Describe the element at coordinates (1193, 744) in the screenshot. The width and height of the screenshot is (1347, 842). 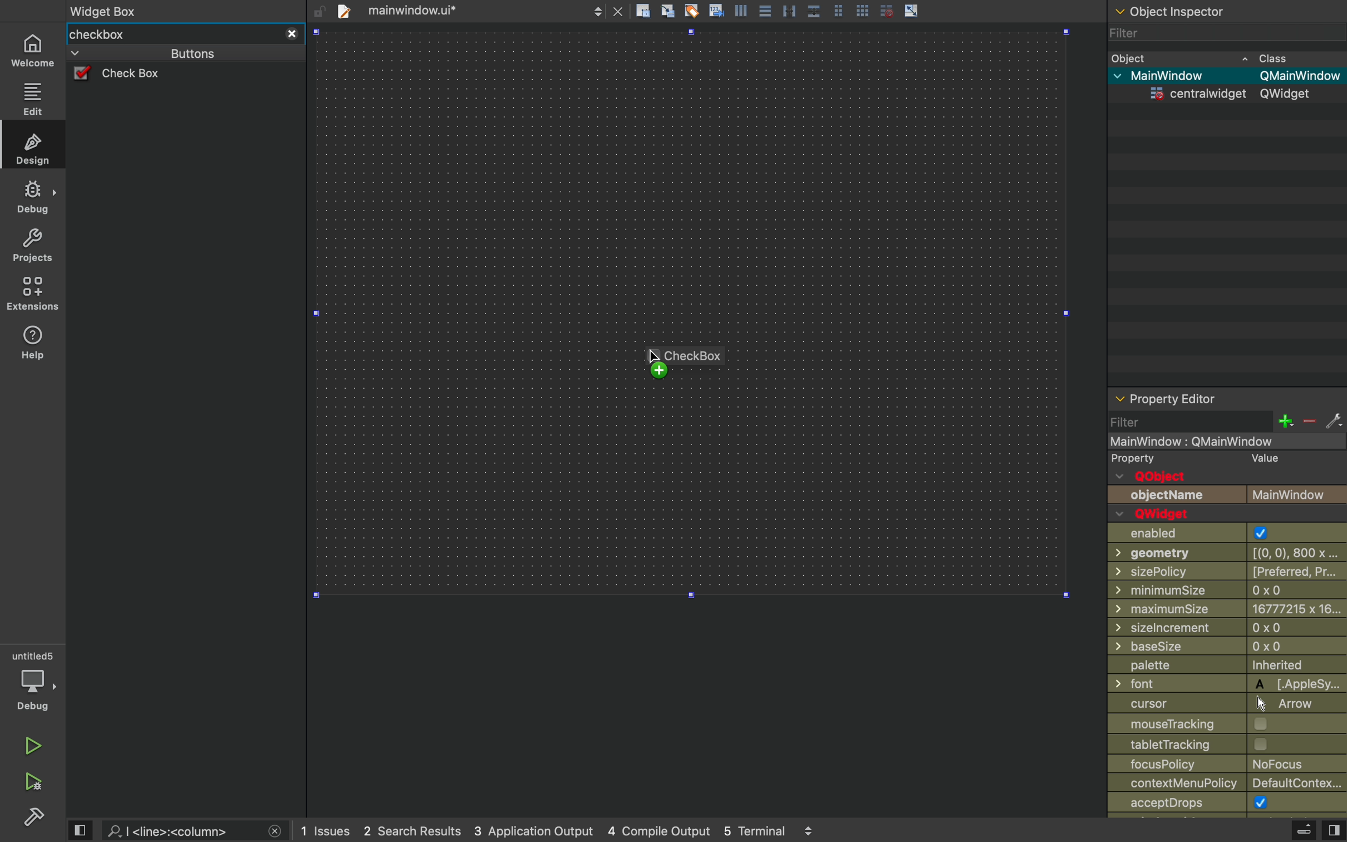
I see `table tracking` at that location.